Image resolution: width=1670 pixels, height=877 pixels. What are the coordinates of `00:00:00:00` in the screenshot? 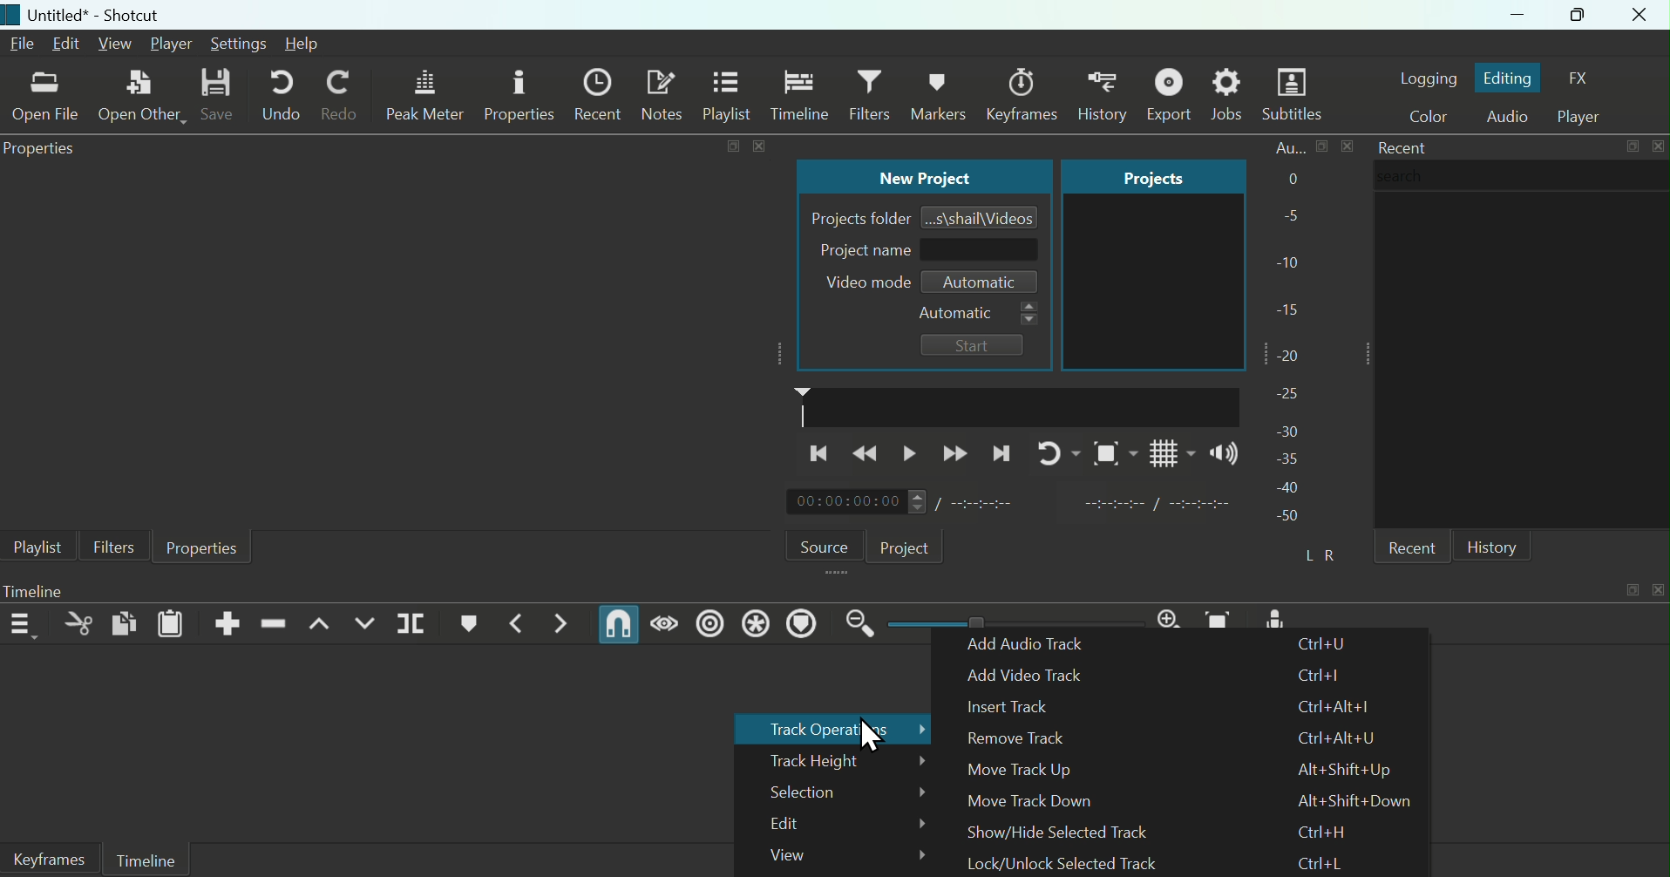 It's located at (856, 502).